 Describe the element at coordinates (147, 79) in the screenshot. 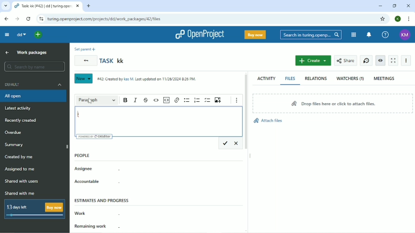

I see `#42: Created by Kas M. Last updated on 11/26/2024 8:26 PM` at that location.